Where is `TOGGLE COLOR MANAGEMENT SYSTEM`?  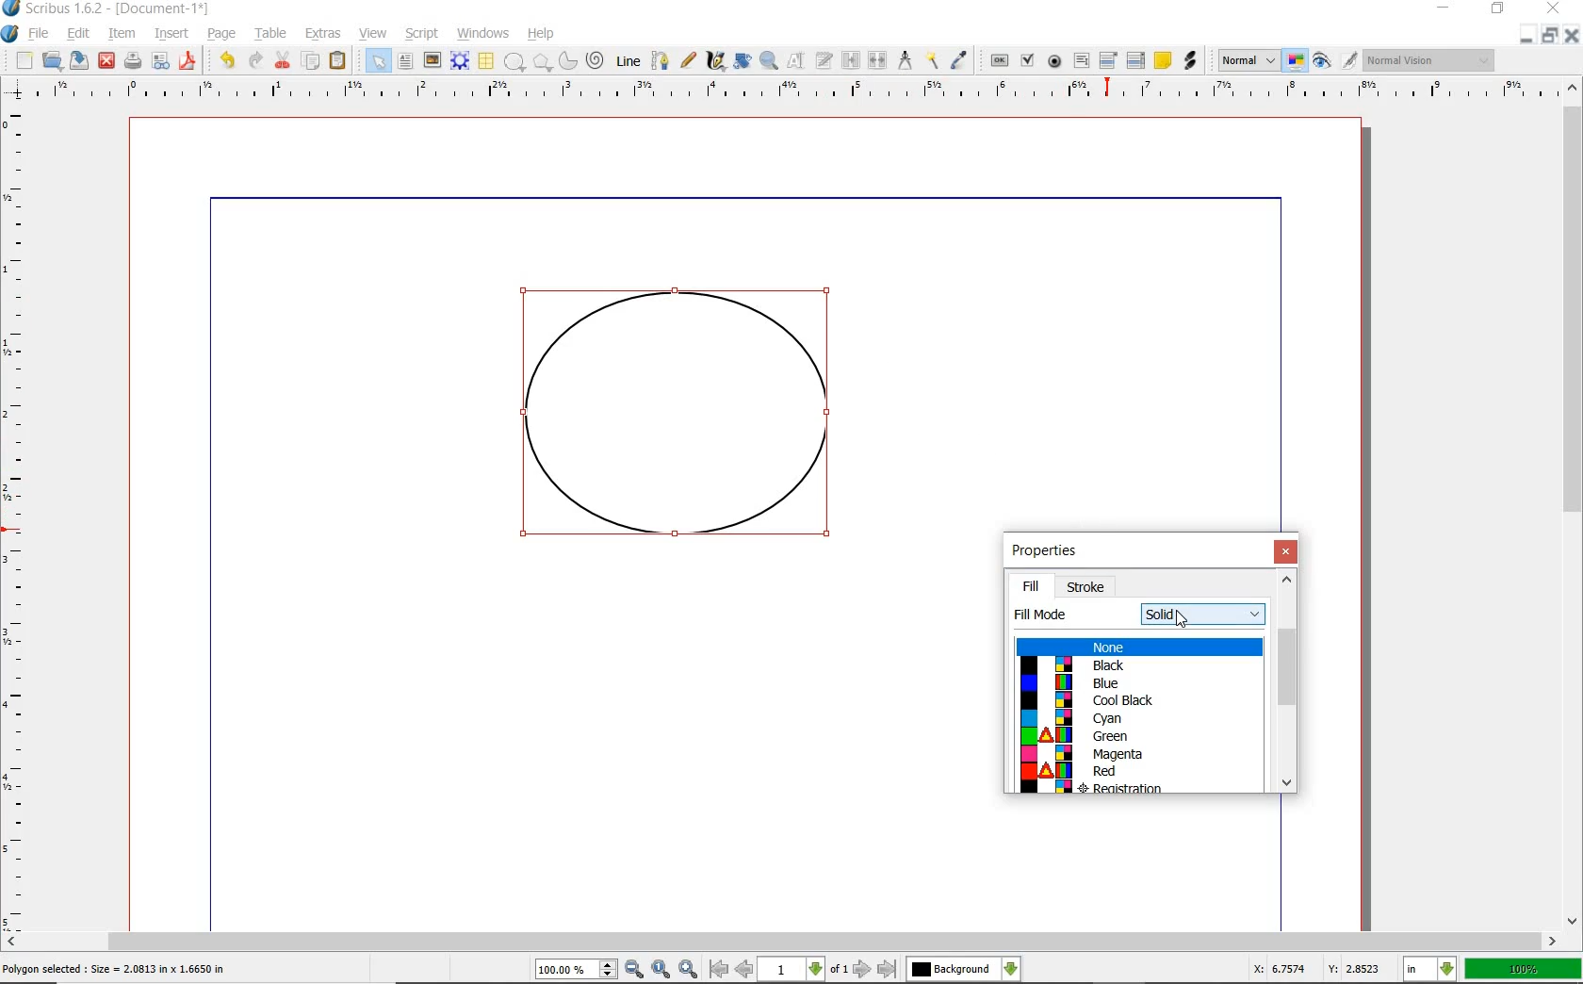 TOGGLE COLOR MANAGEMENT SYSTEM is located at coordinates (1297, 60).